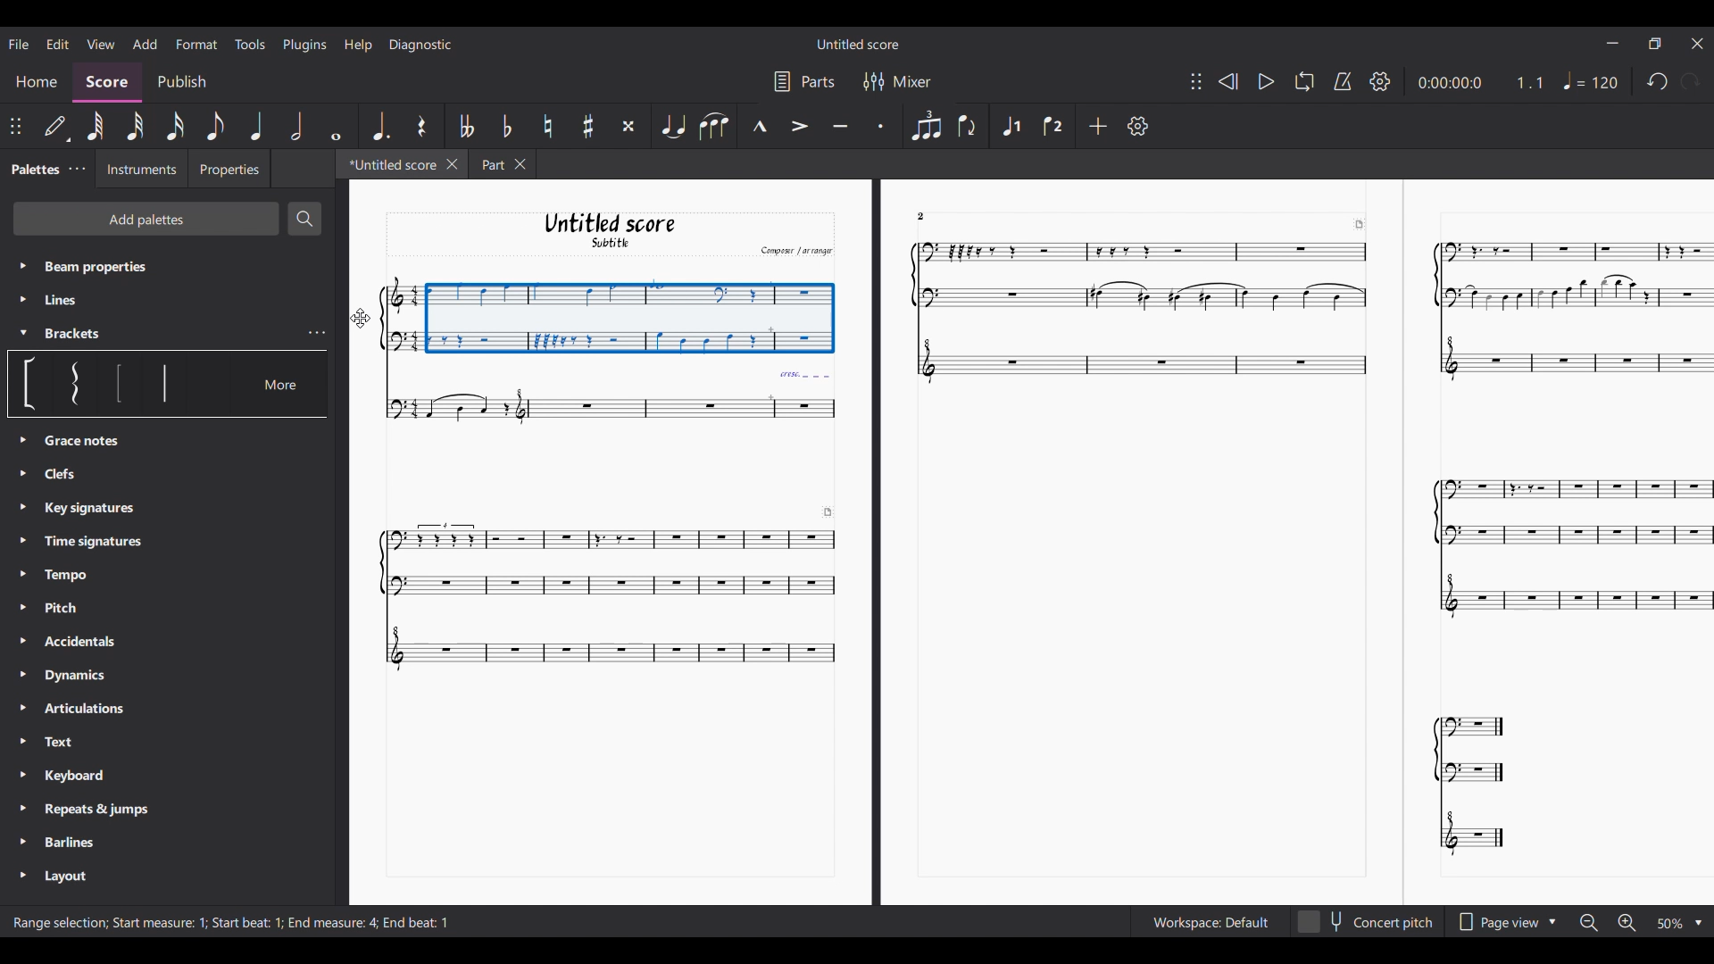 The height and width of the screenshot is (964, 1714). Describe the element at coordinates (1266, 82) in the screenshot. I see `Play` at that location.